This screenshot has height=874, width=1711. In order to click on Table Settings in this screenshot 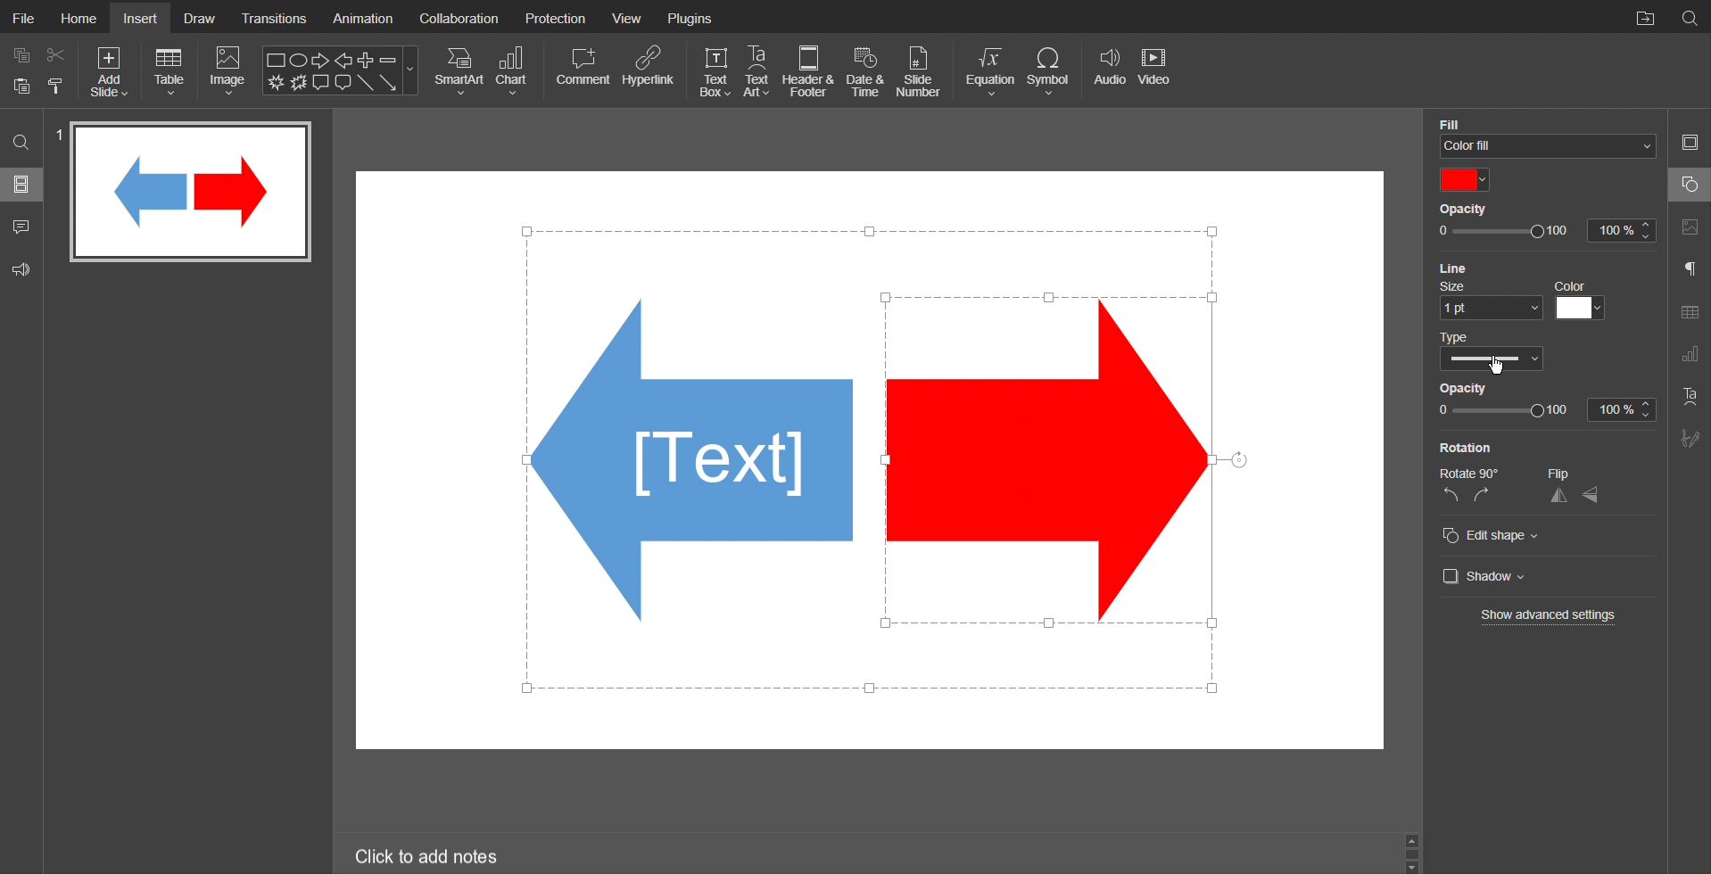, I will do `click(1690, 311)`.